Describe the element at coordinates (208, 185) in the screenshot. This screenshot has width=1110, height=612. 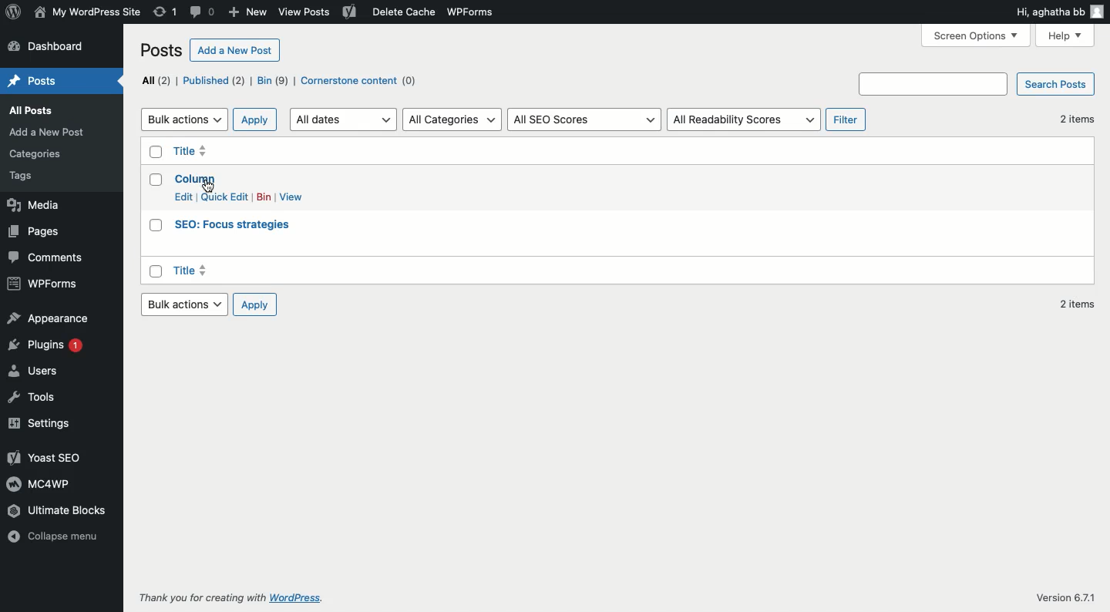
I see `` at that location.